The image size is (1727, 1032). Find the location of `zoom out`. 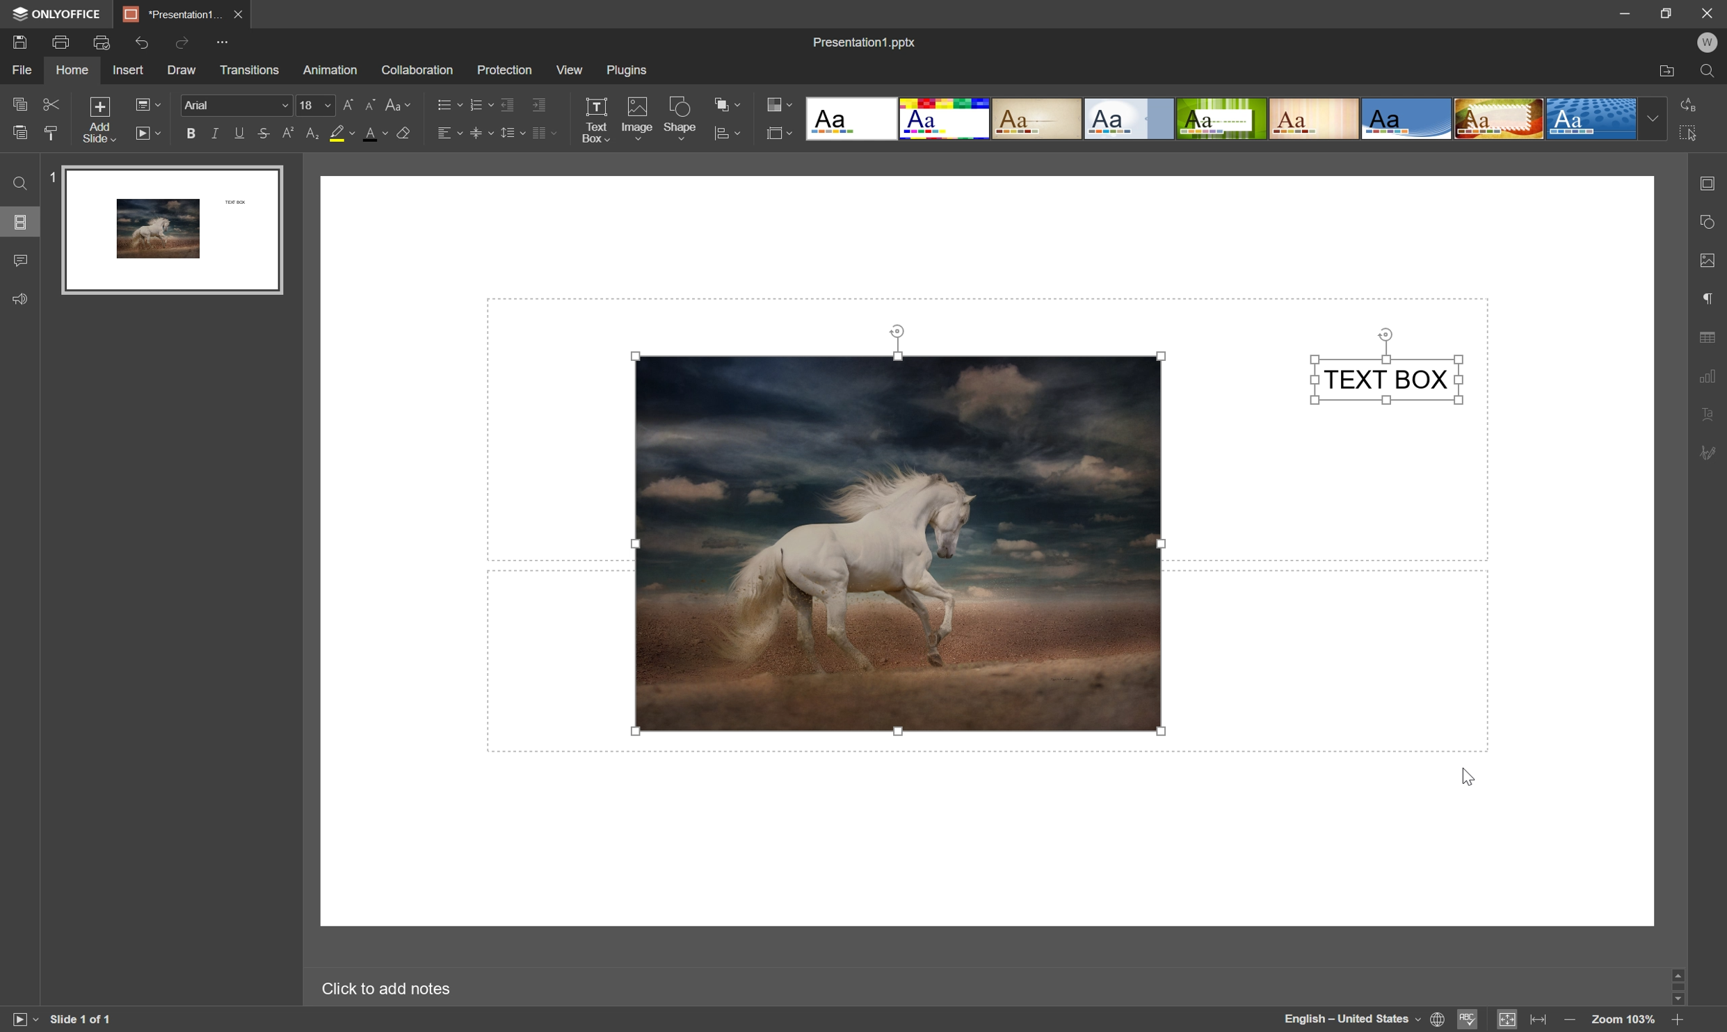

zoom out is located at coordinates (1566, 1020).